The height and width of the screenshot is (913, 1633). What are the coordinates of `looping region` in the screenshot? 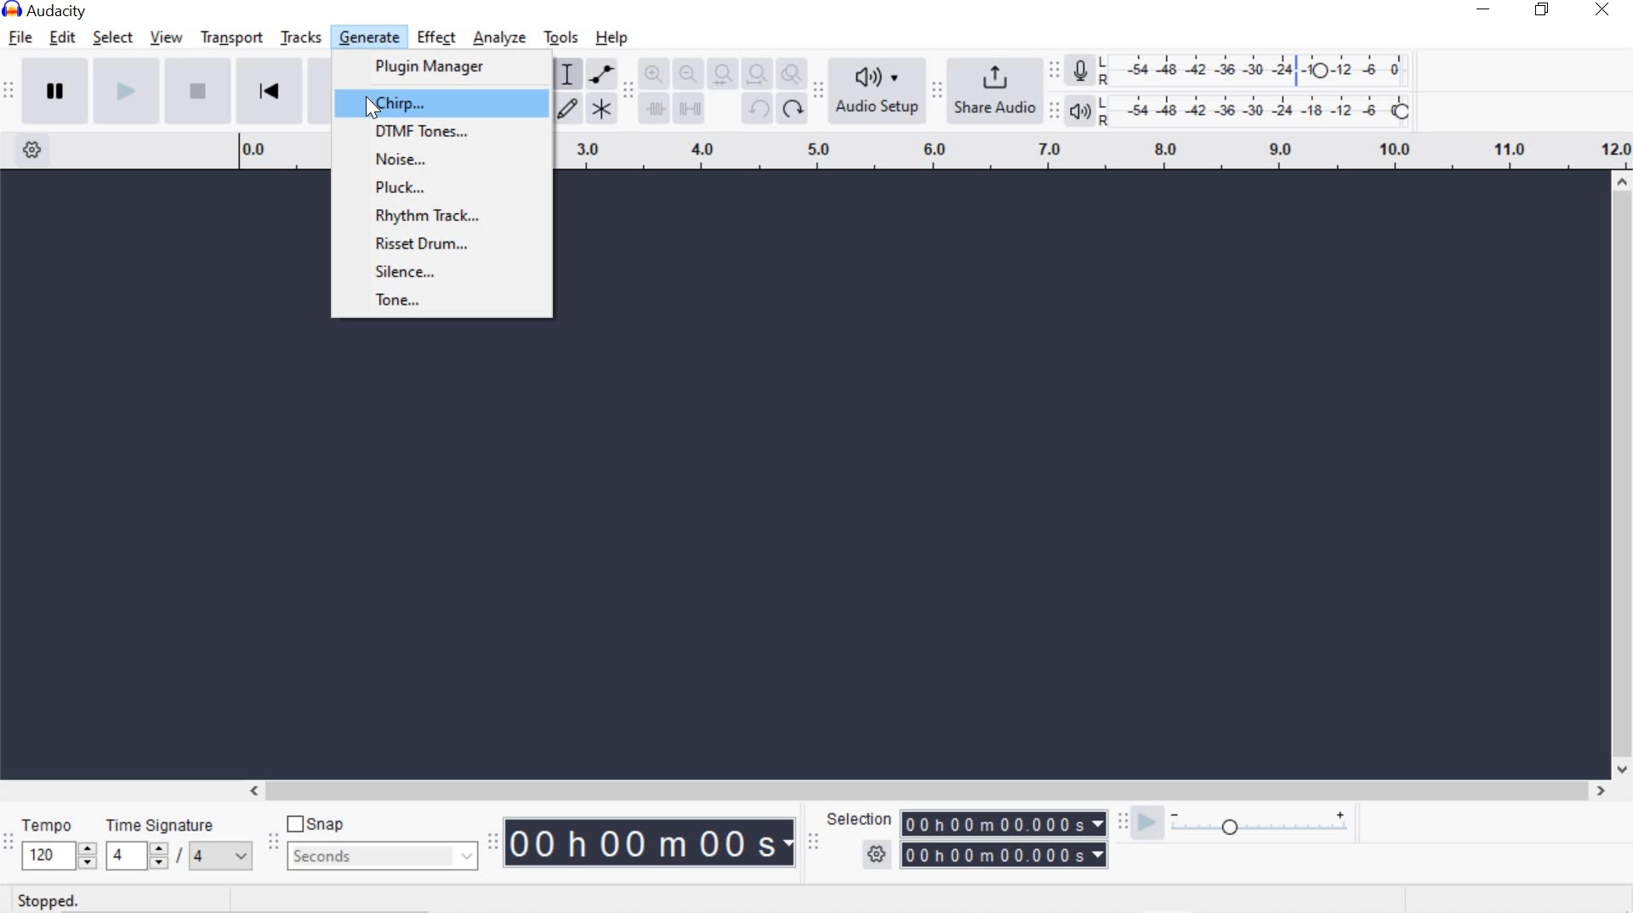 It's located at (1094, 152).